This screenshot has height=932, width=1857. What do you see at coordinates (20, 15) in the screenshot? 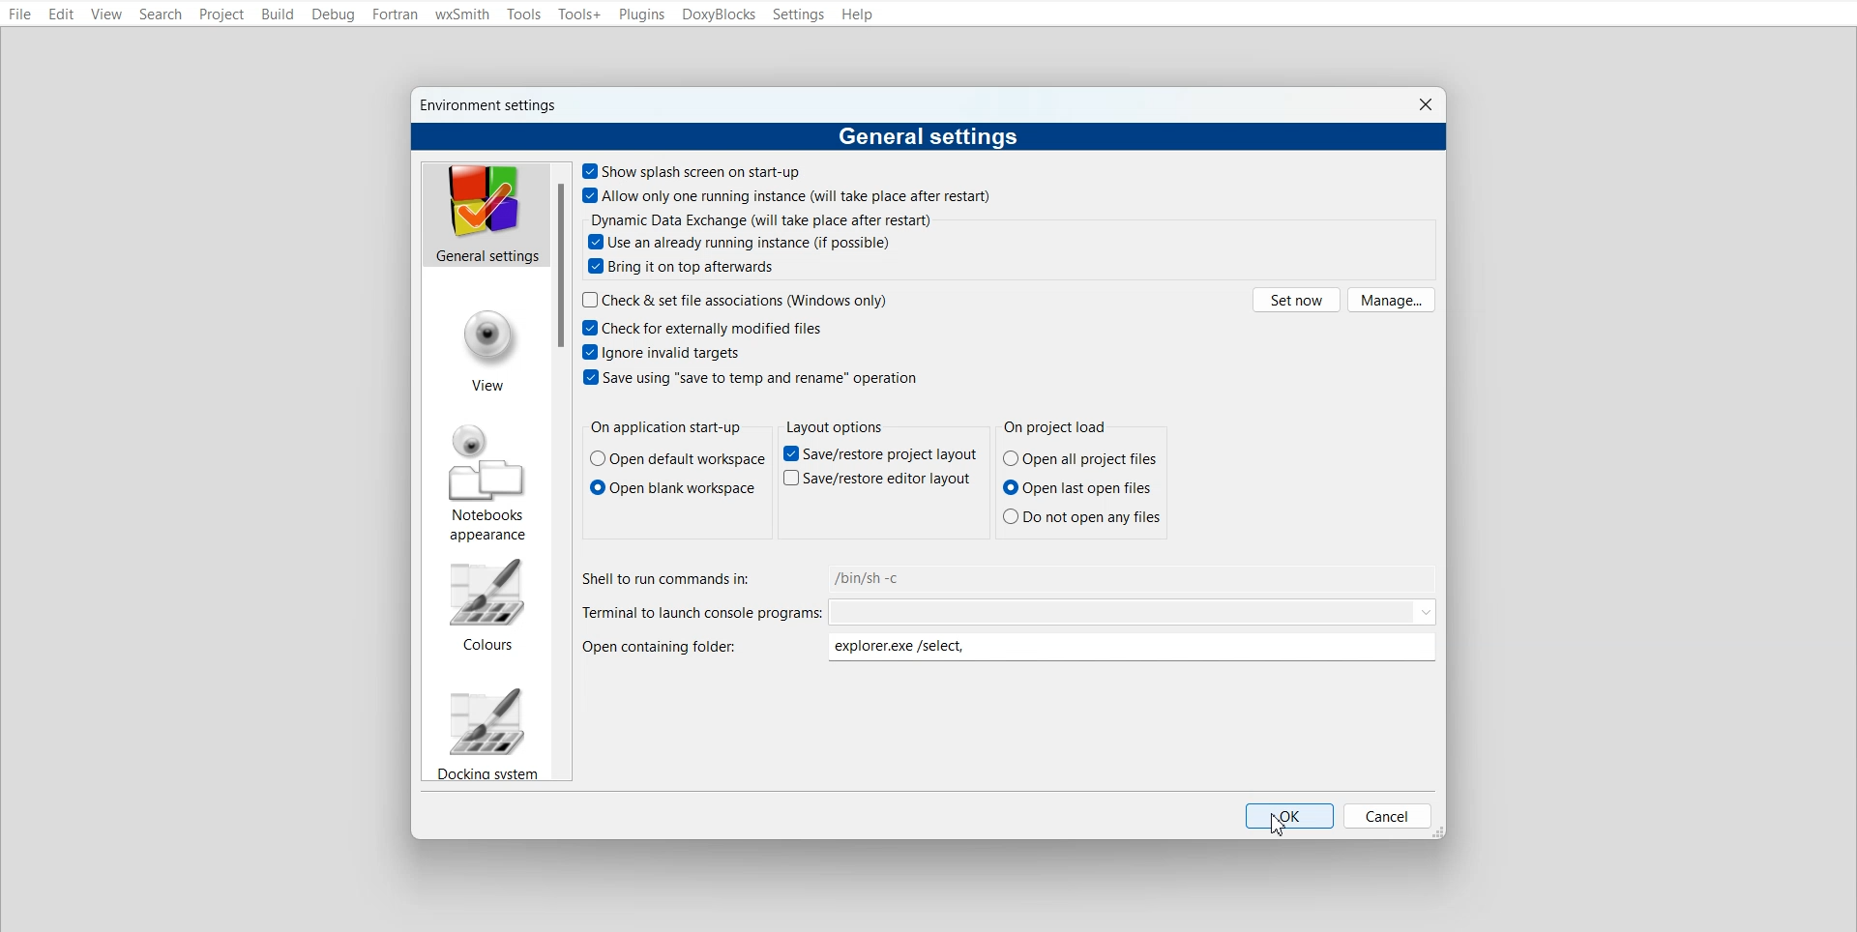
I see `File` at bounding box center [20, 15].